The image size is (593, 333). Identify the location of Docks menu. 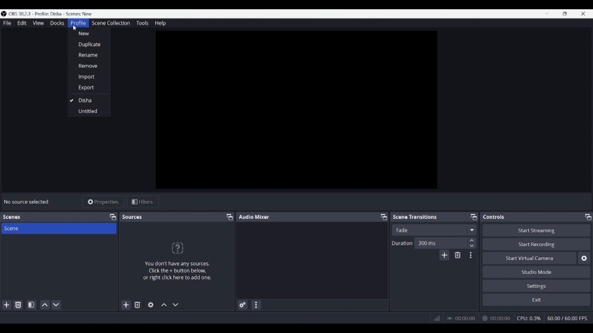
(57, 23).